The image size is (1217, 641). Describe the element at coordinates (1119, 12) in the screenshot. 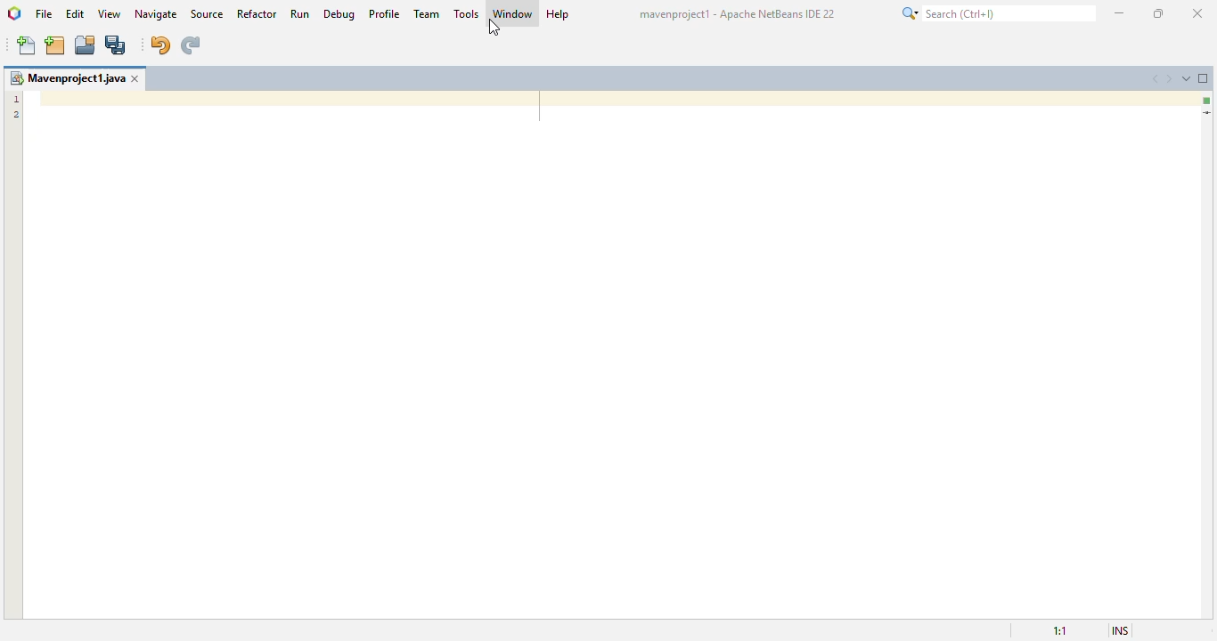

I see `minimize` at that location.